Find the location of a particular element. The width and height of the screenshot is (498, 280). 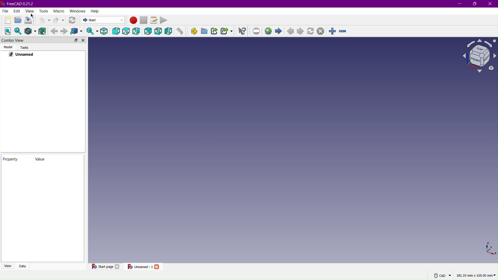

Draw Style is located at coordinates (30, 31).